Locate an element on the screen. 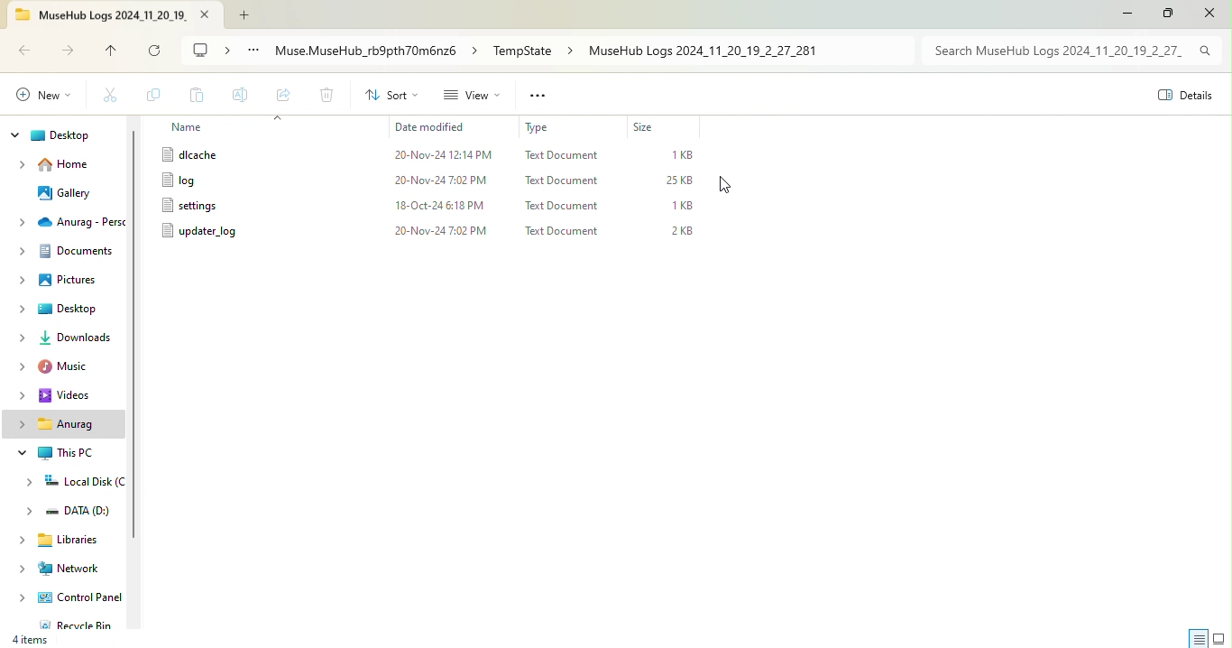  Control Panel is located at coordinates (69, 600).